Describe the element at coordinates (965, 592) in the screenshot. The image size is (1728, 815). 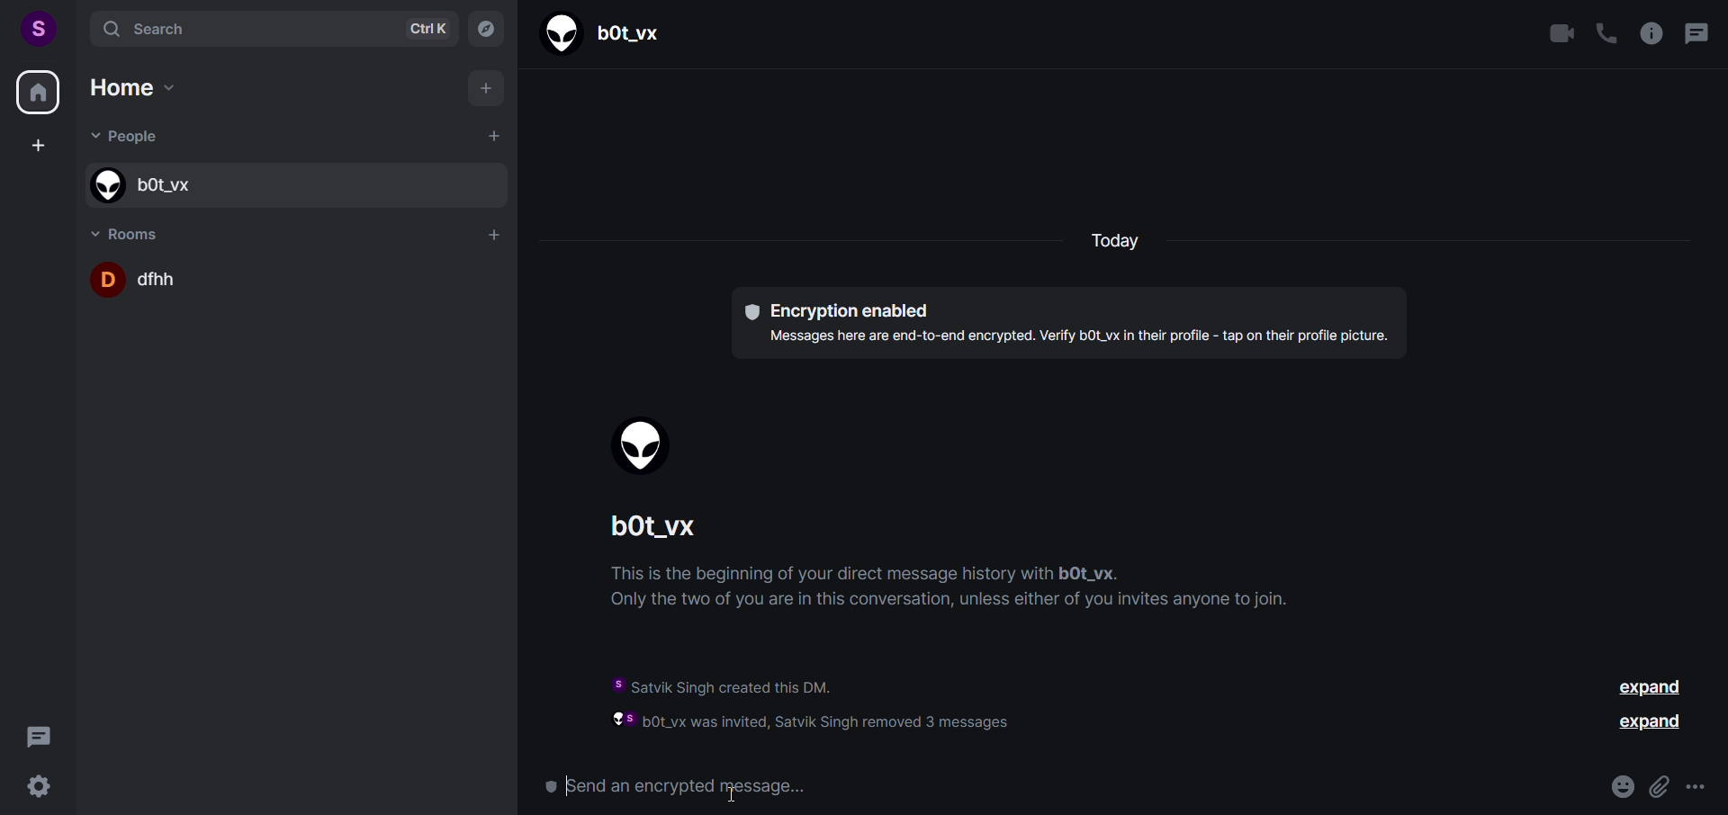
I see `instructions` at that location.